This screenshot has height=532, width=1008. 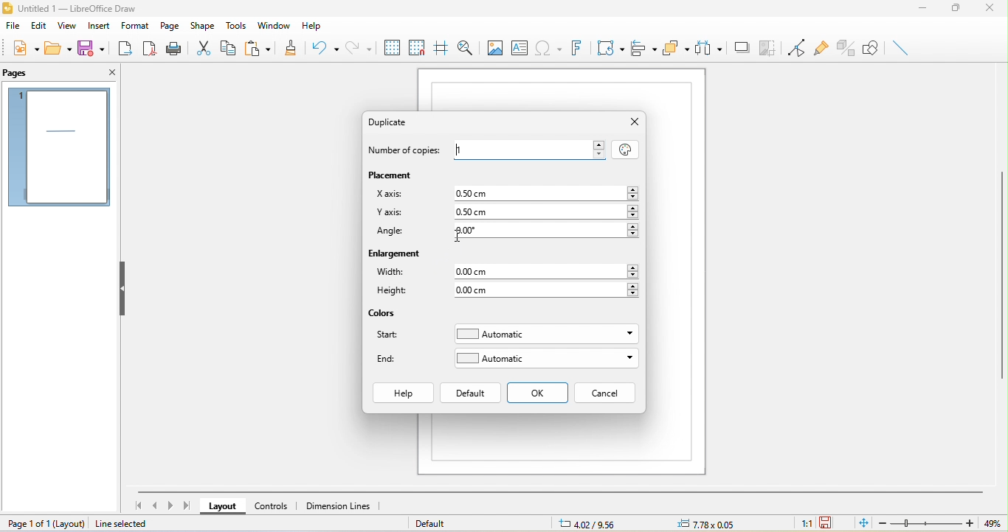 What do you see at coordinates (60, 49) in the screenshot?
I see `open` at bounding box center [60, 49].